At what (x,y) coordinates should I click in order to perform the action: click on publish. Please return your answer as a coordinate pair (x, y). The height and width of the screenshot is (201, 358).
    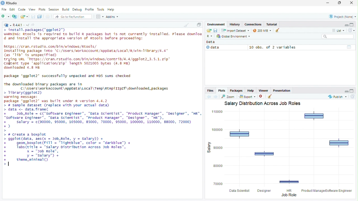
    Looking at the image, I should click on (336, 97).